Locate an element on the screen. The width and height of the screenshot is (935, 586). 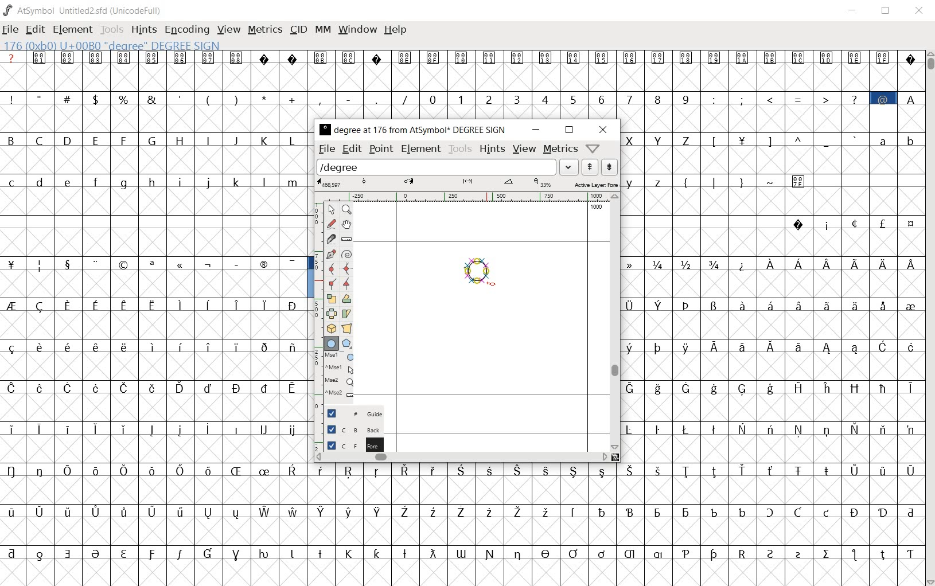
scrollbar is located at coordinates (461, 458).